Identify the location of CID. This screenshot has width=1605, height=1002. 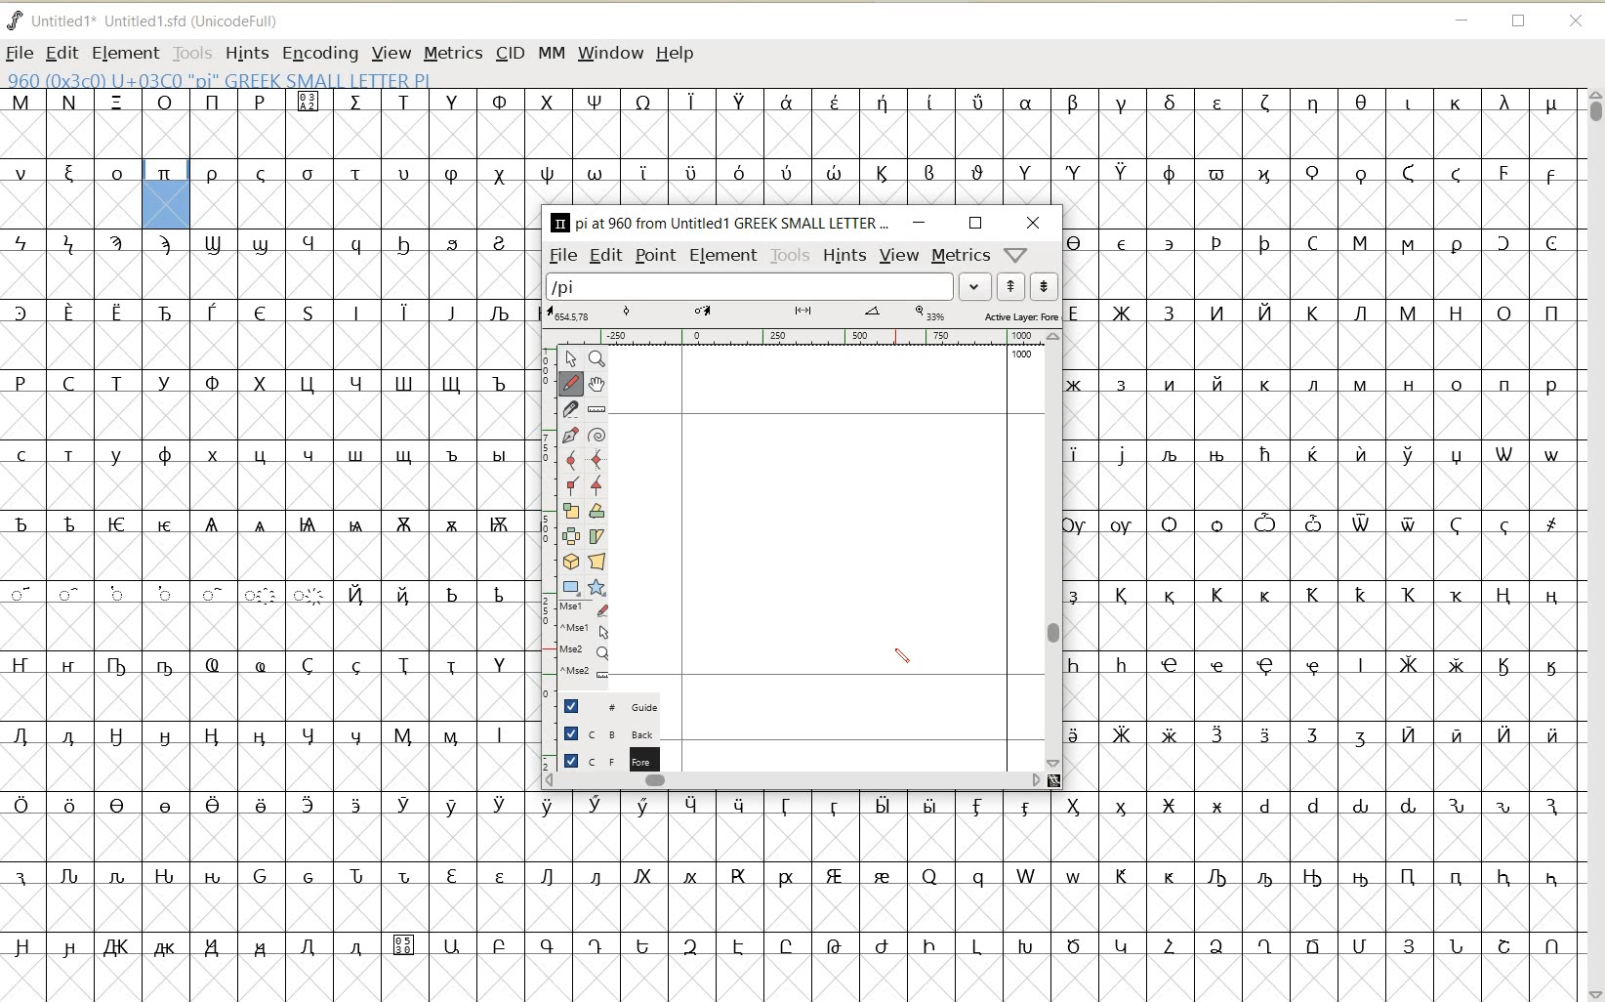
(511, 52).